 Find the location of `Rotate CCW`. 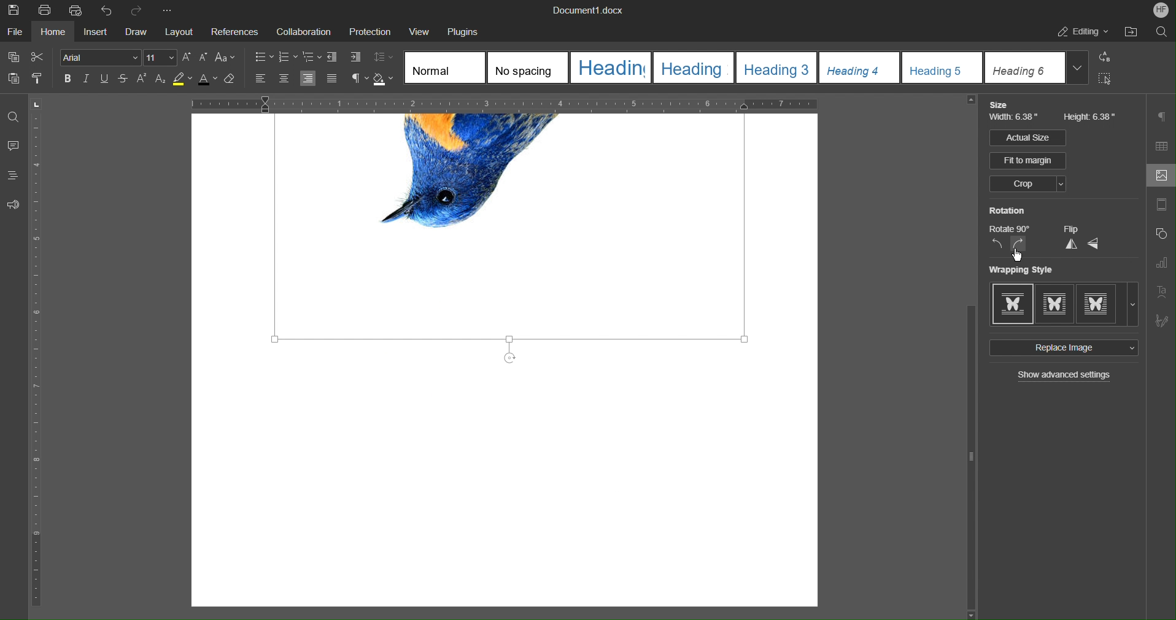

Rotate CCW is located at coordinates (1000, 244).